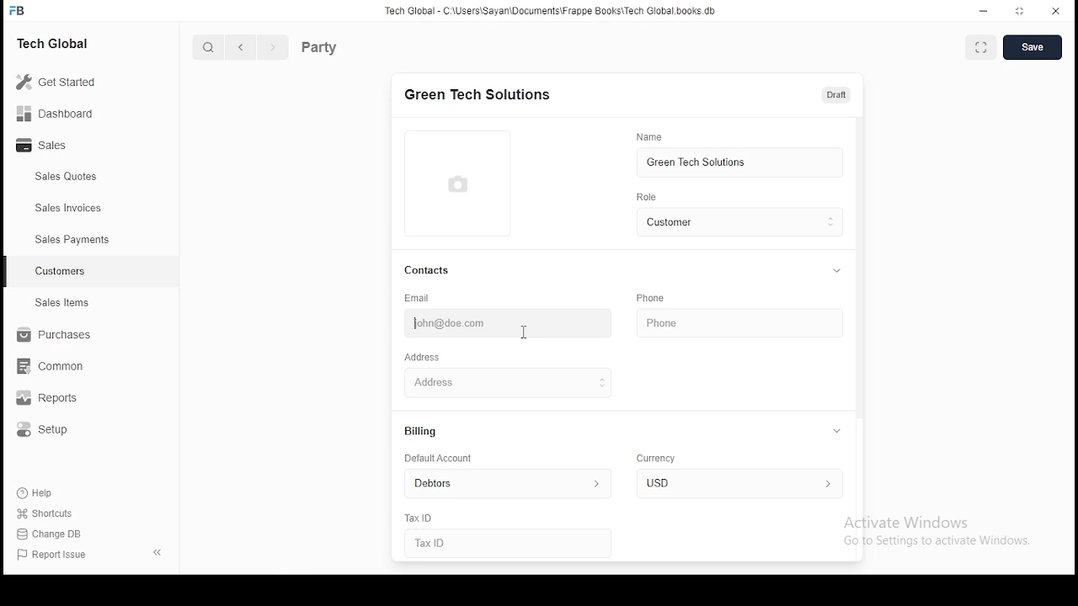 The image size is (1078, 606). Describe the element at coordinates (423, 359) in the screenshot. I see `address` at that location.